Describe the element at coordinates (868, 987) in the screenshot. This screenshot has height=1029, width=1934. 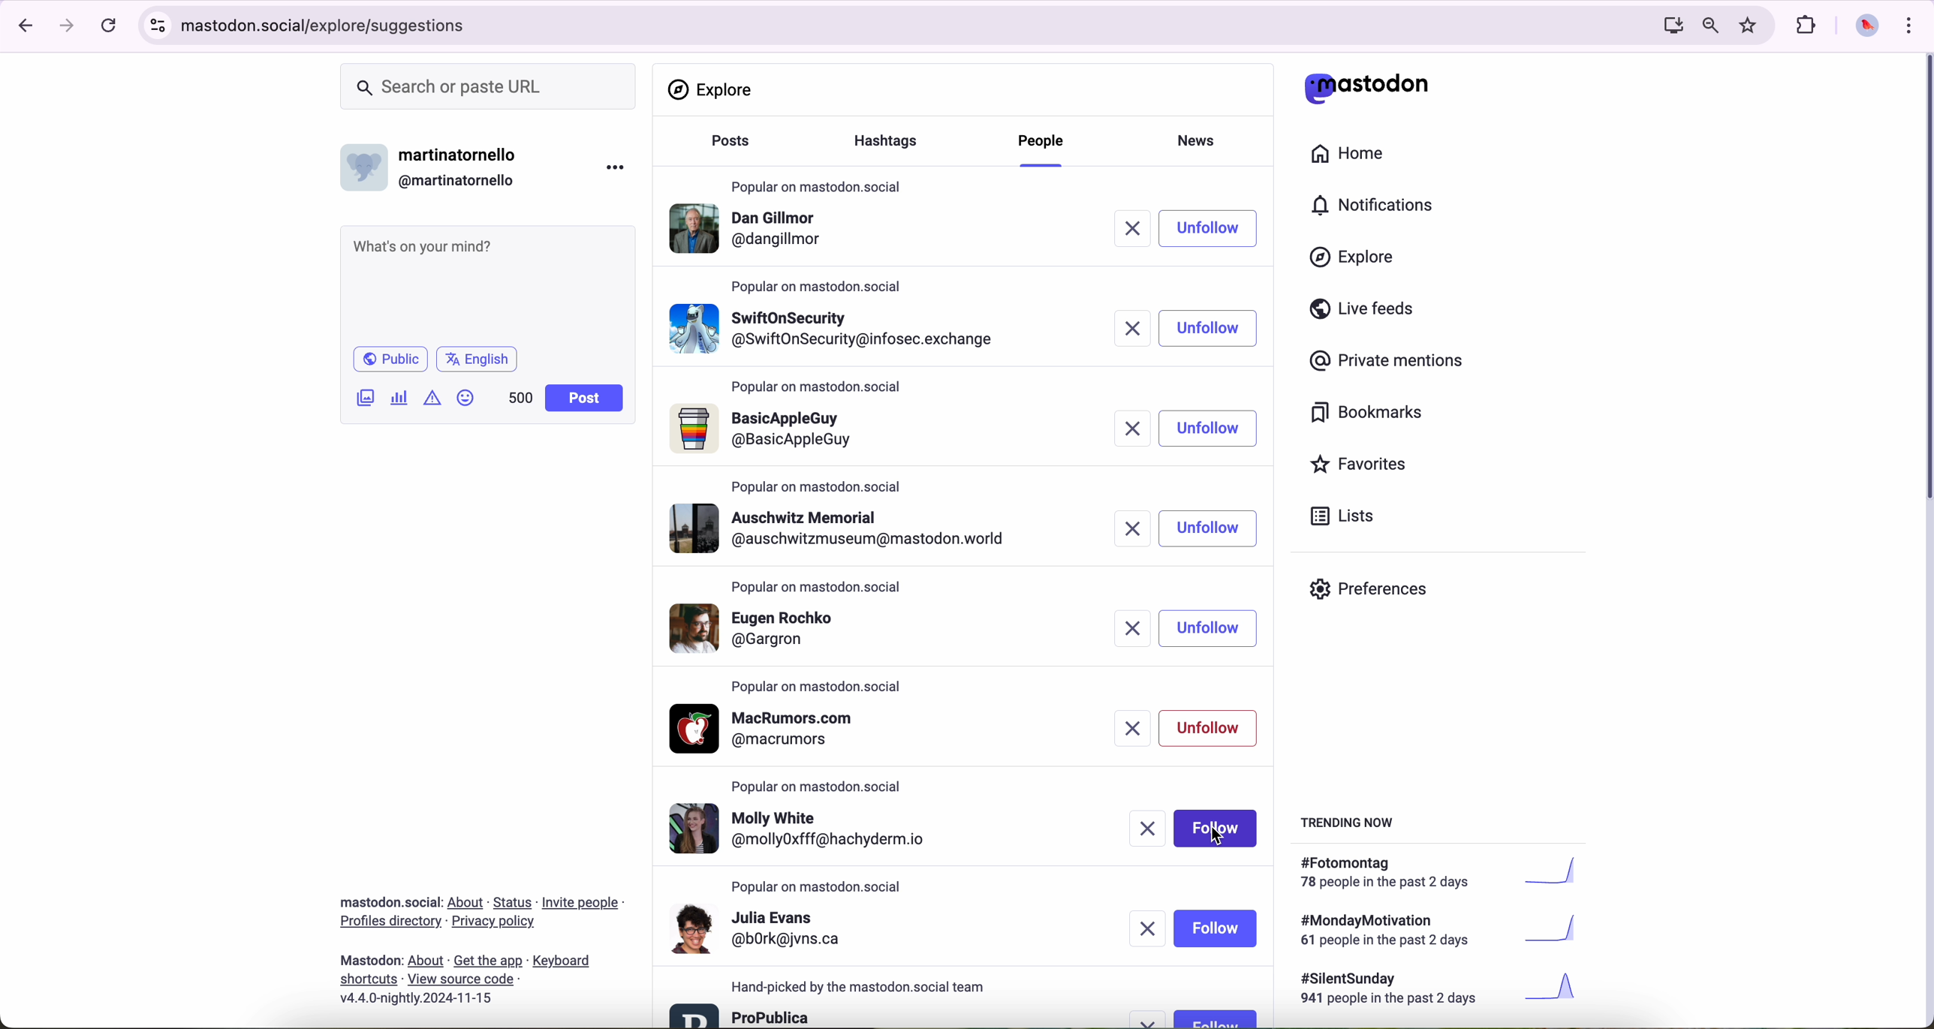
I see `hand-picked by the mastodon.social` at that location.